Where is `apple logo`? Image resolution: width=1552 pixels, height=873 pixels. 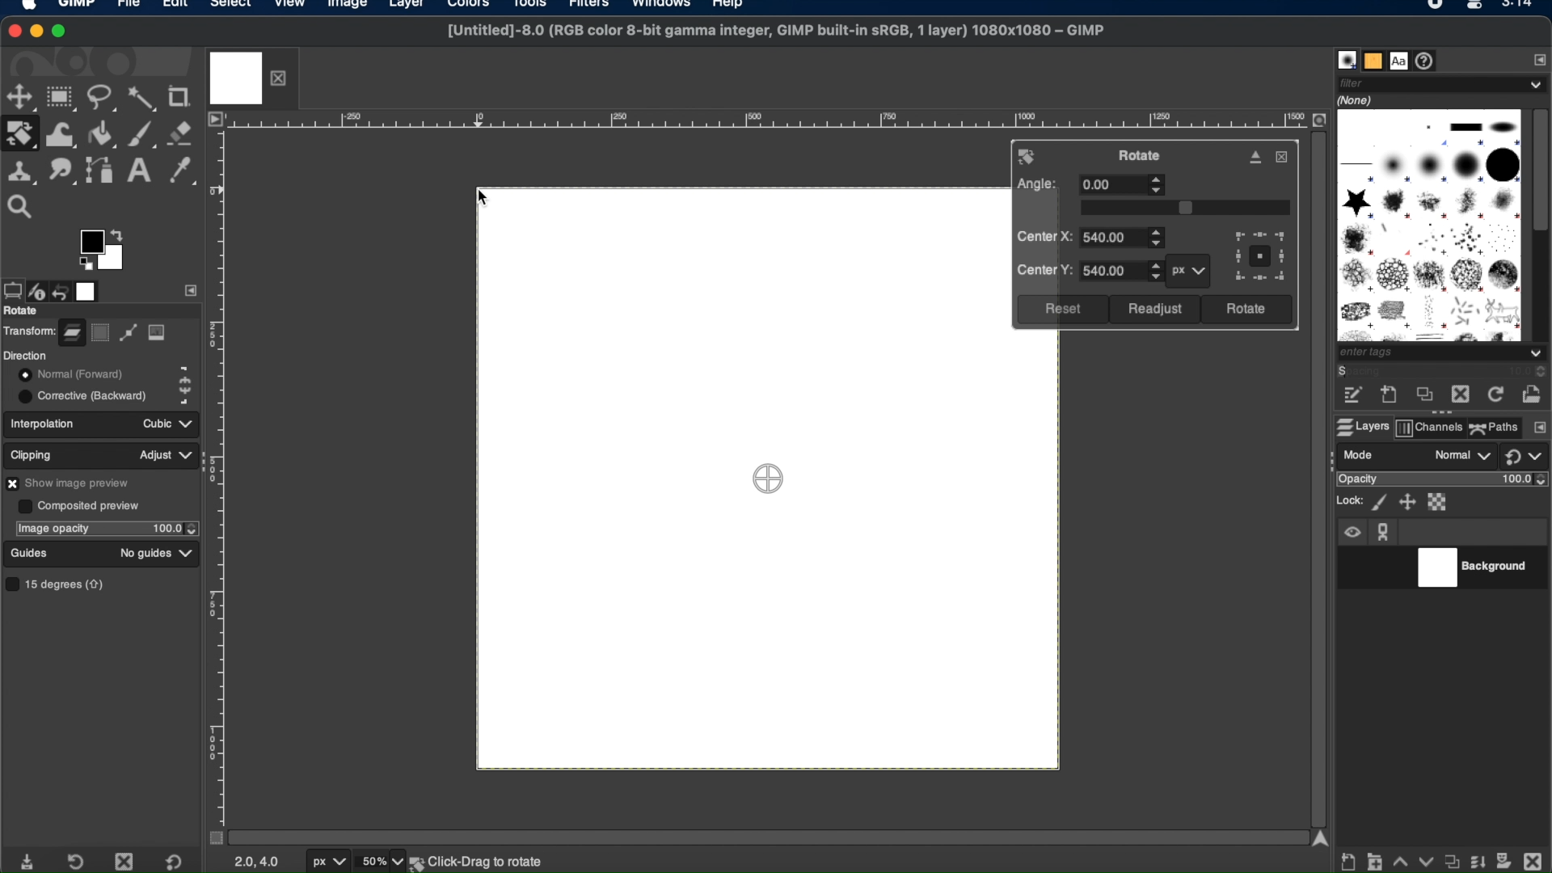
apple logo is located at coordinates (27, 8).